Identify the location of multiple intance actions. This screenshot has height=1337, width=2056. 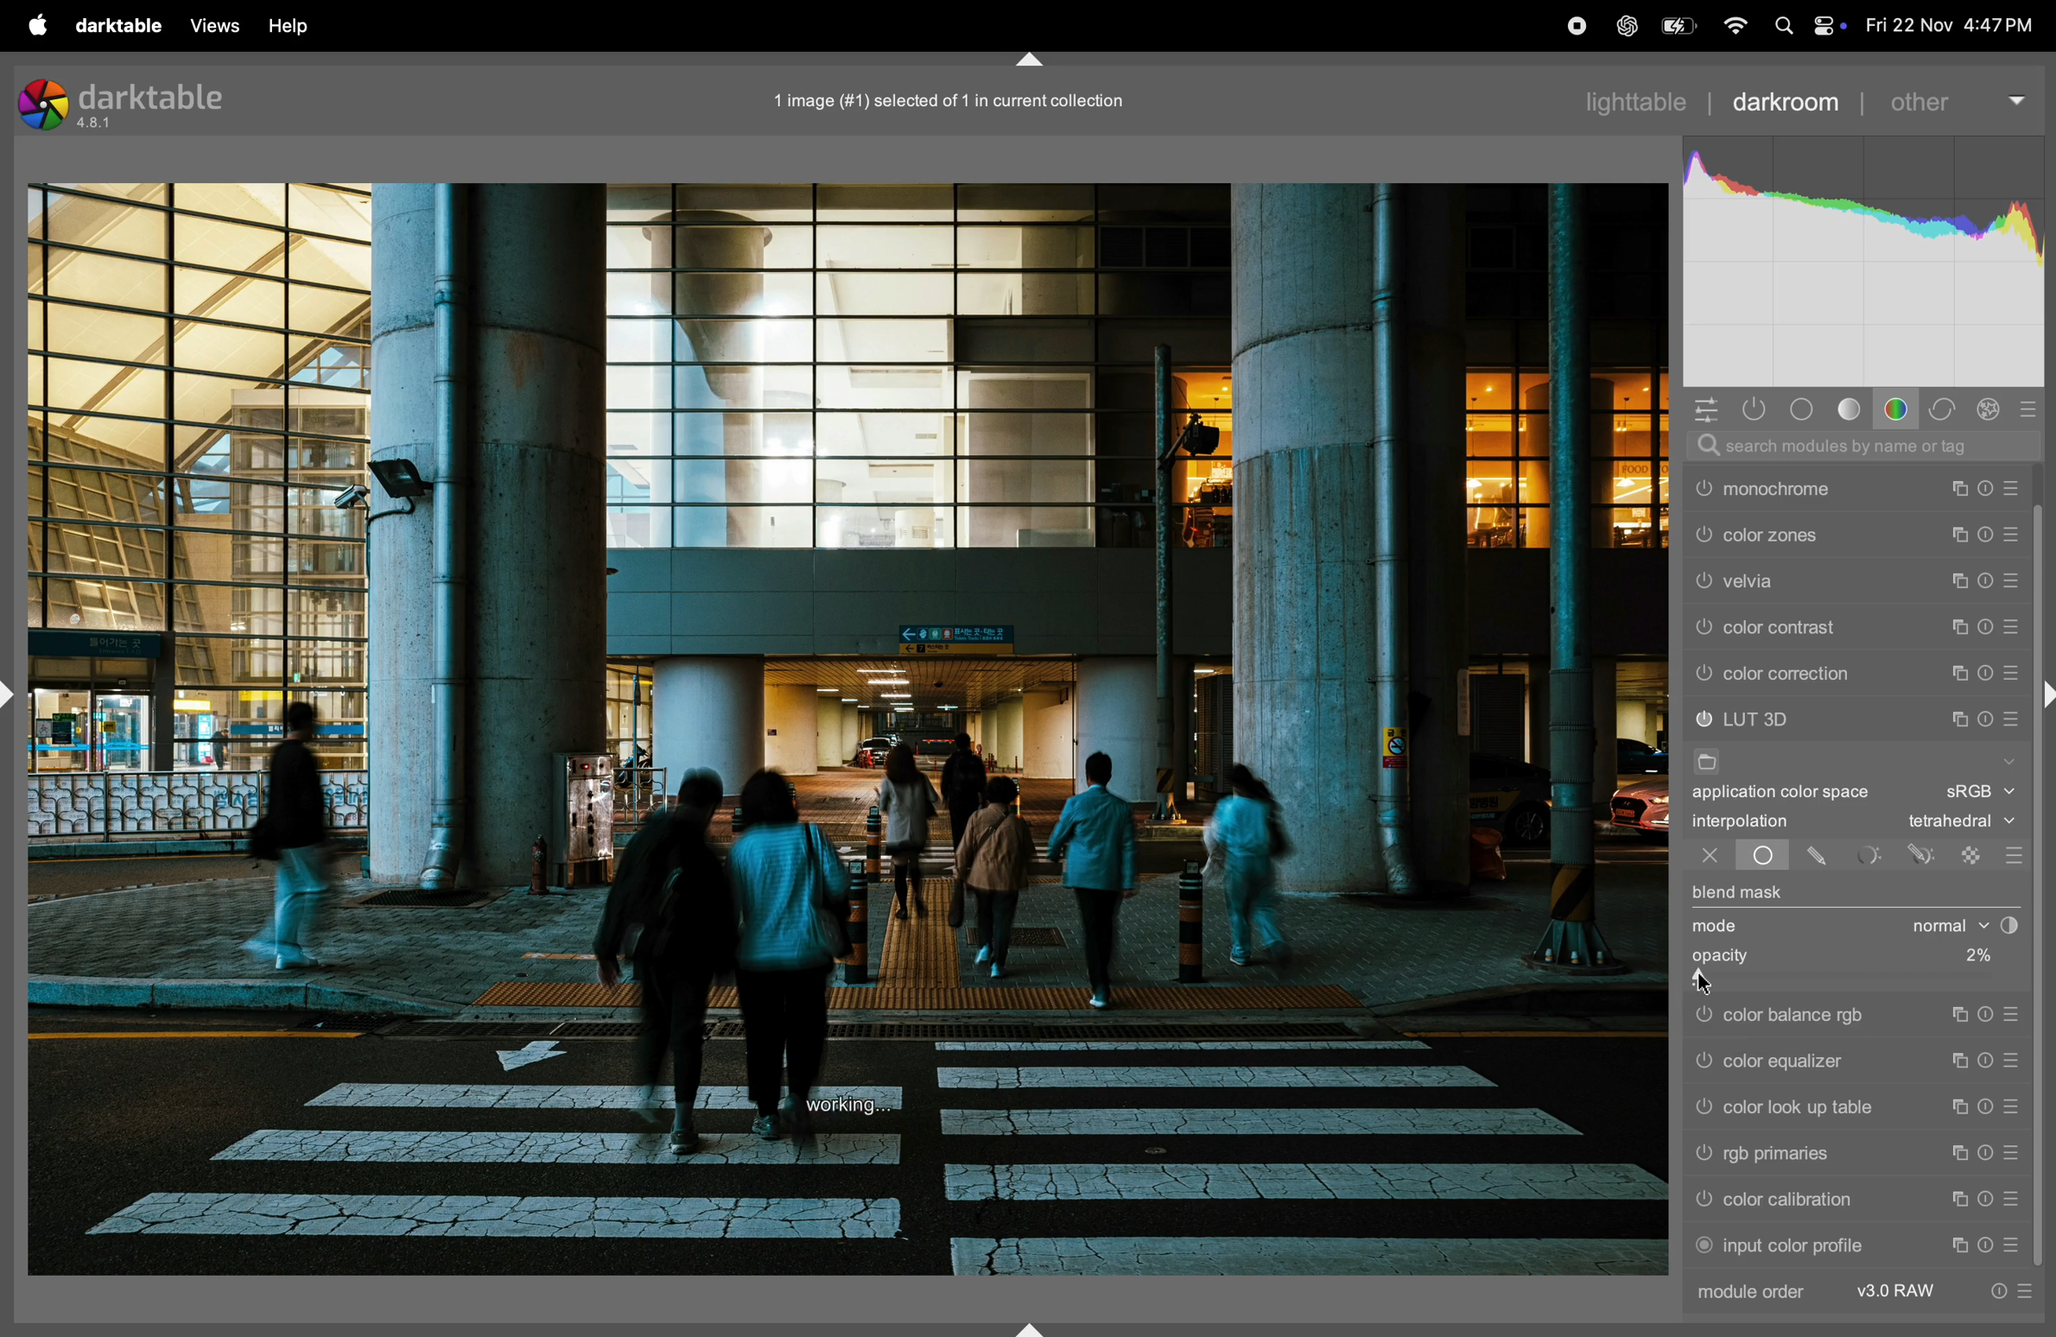
(1958, 530).